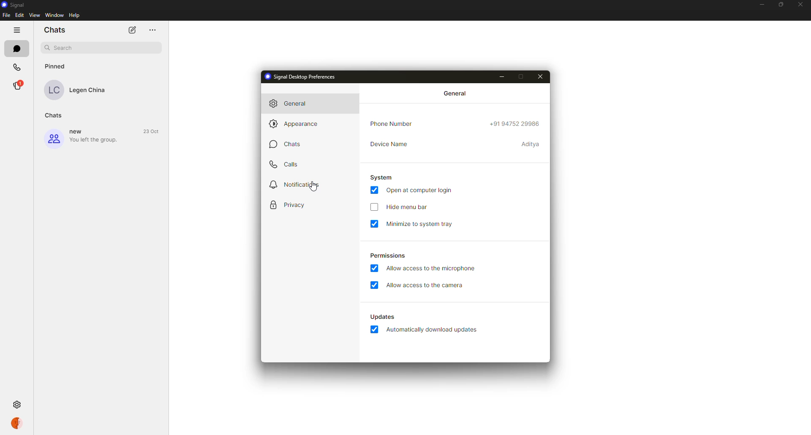 This screenshot has width=811, height=435. I want to click on ®, so click(17, 85).